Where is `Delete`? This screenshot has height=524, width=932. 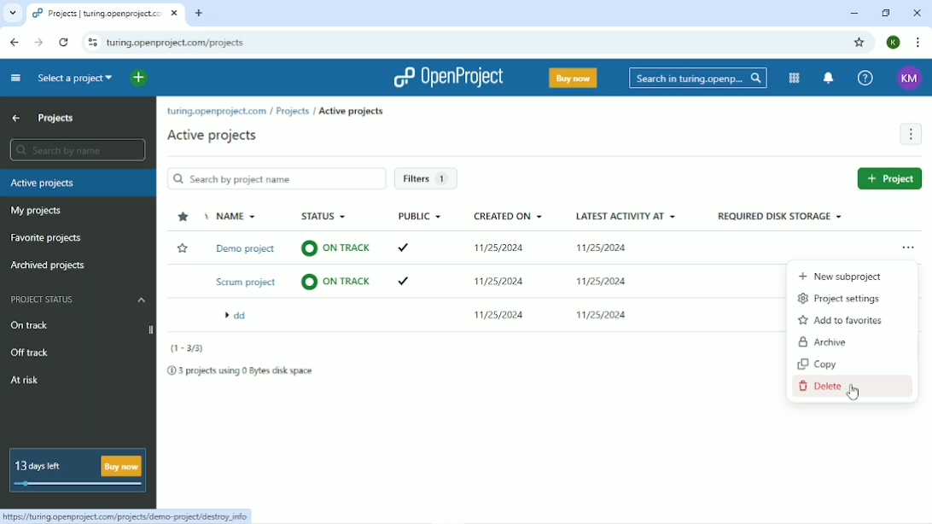
Delete is located at coordinates (831, 387).